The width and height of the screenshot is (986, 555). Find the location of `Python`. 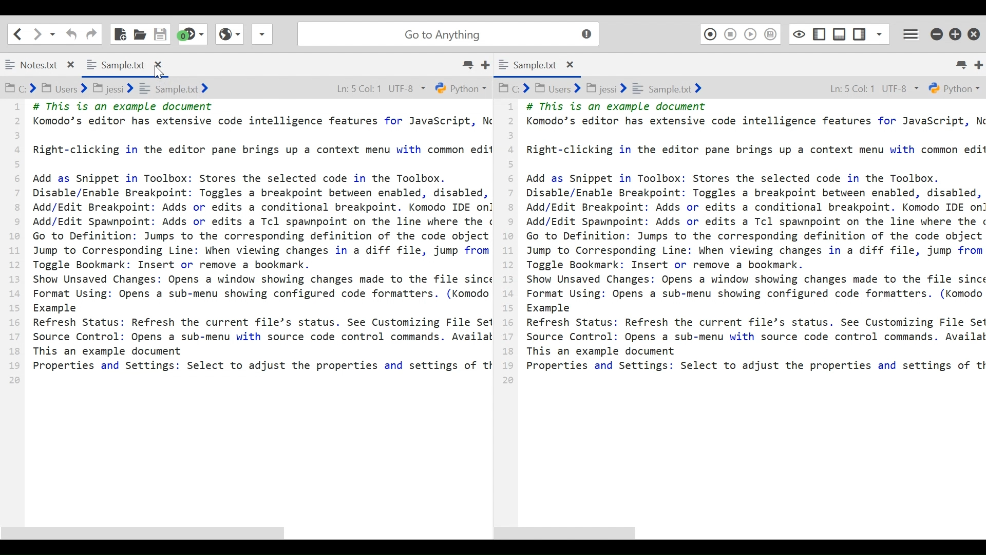

Python is located at coordinates (463, 87).